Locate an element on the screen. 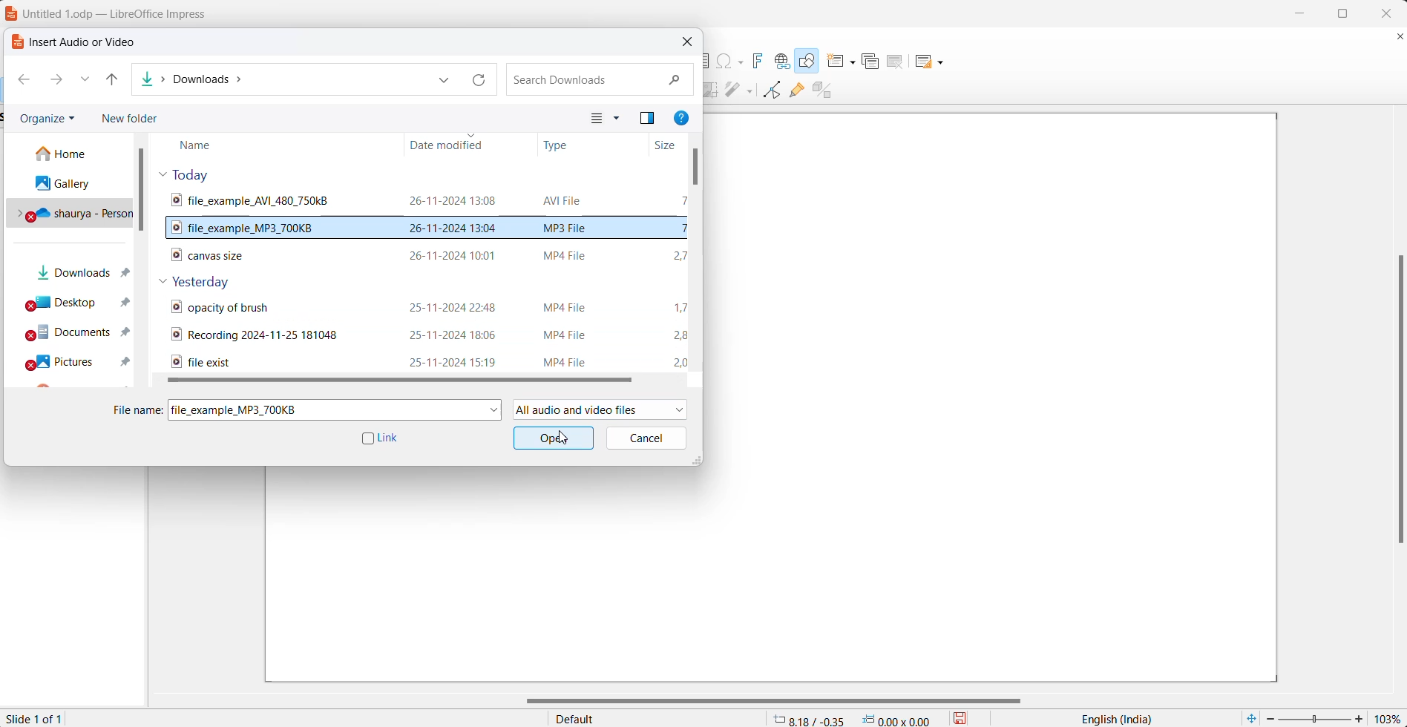 This screenshot has width=1407, height=727. video file name is located at coordinates (221, 257).